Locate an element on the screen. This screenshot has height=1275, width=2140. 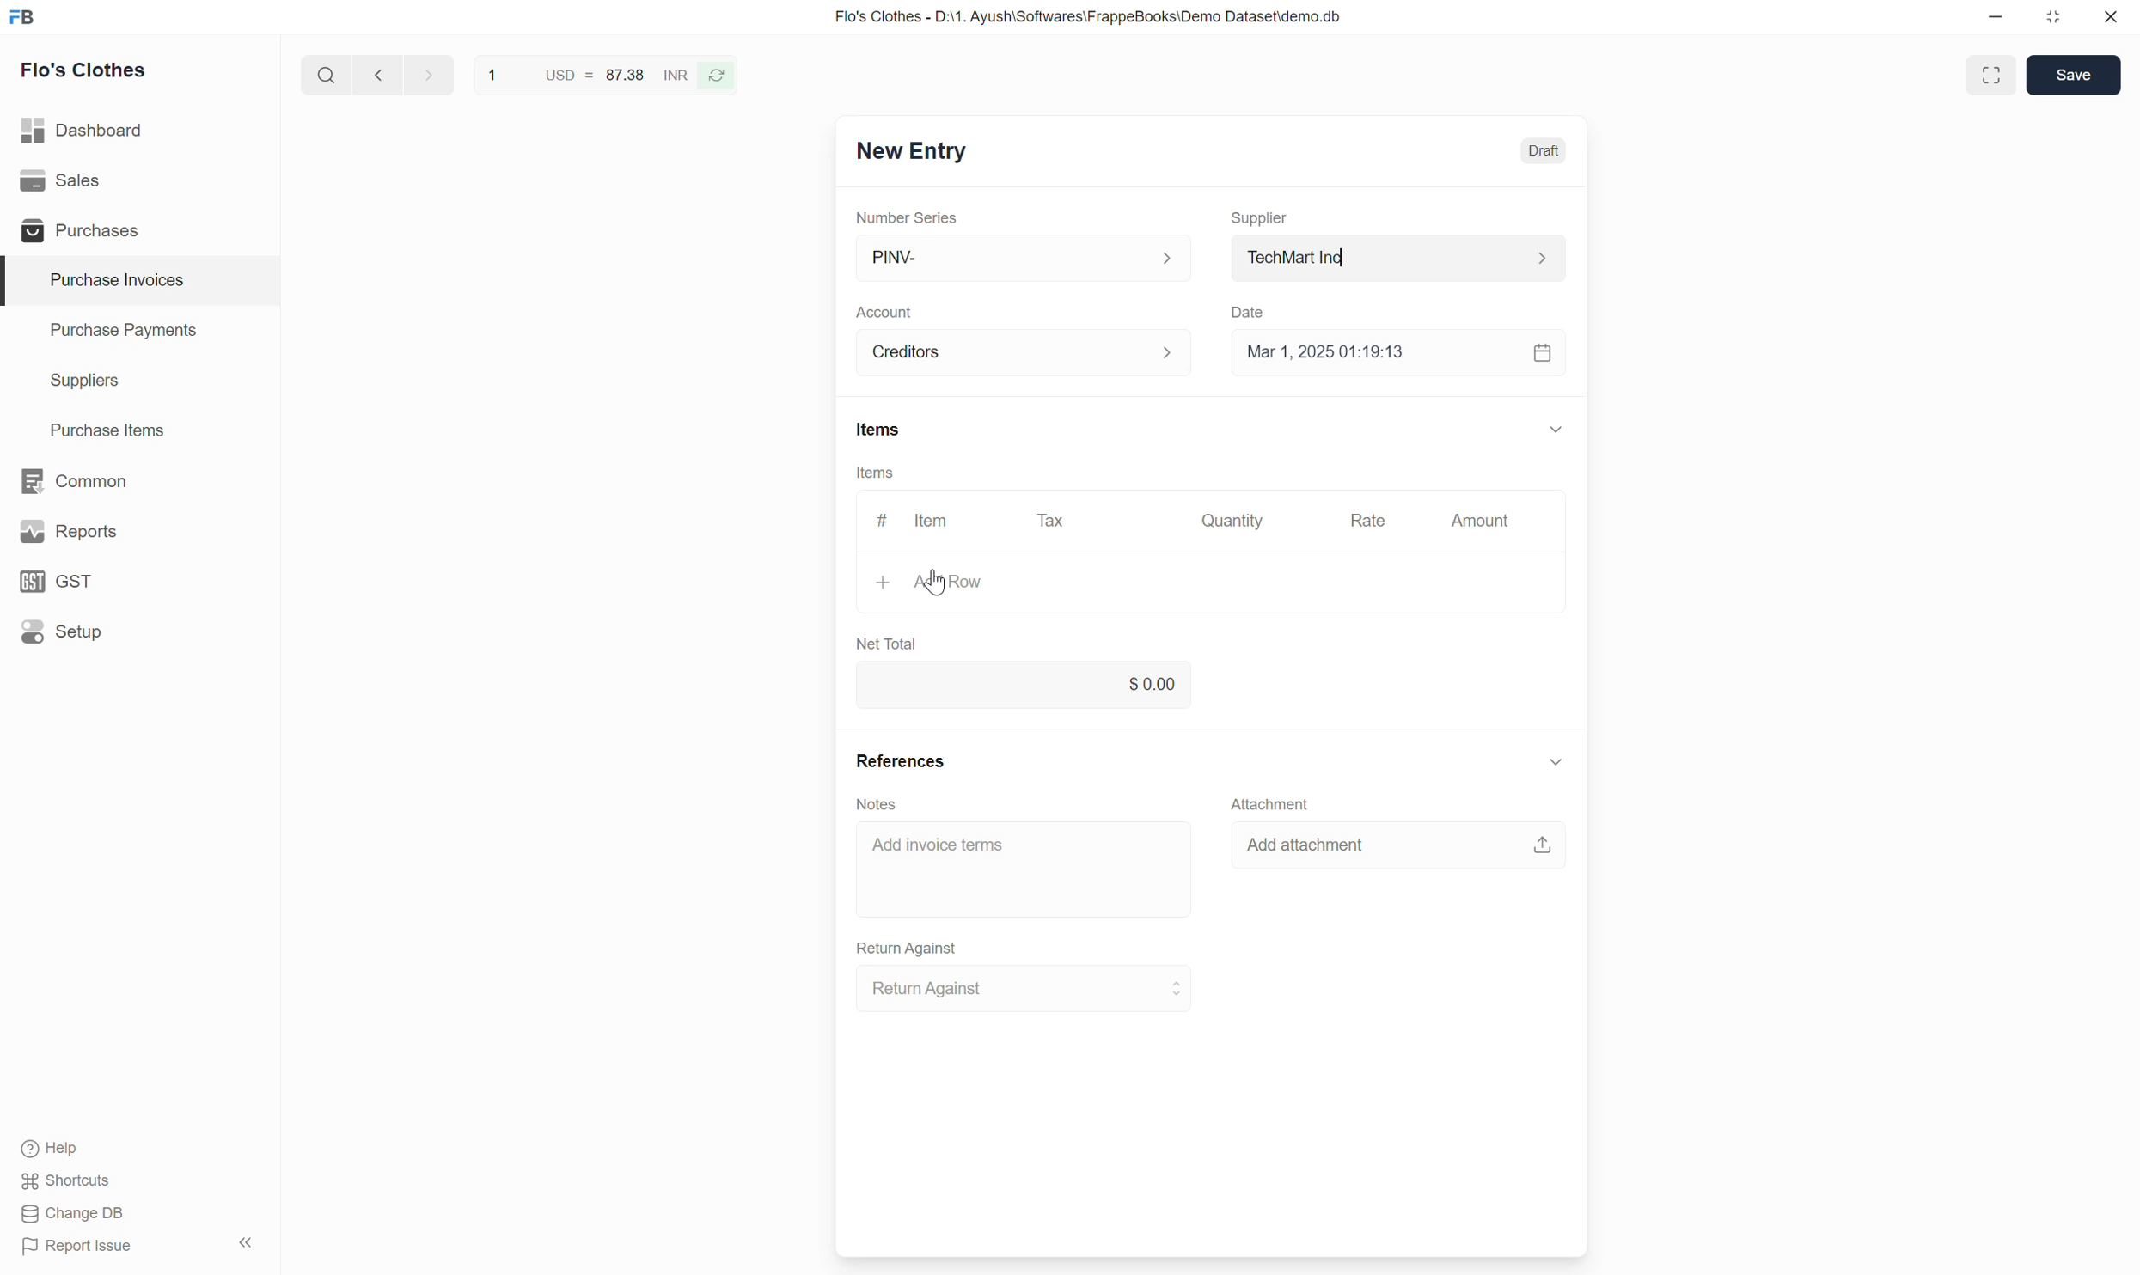
Report issue is located at coordinates (83, 1249).